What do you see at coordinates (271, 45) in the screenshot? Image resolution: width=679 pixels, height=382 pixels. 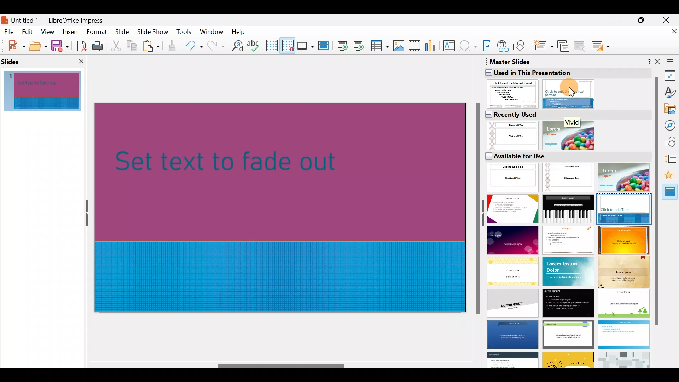 I see `Display grid` at bounding box center [271, 45].